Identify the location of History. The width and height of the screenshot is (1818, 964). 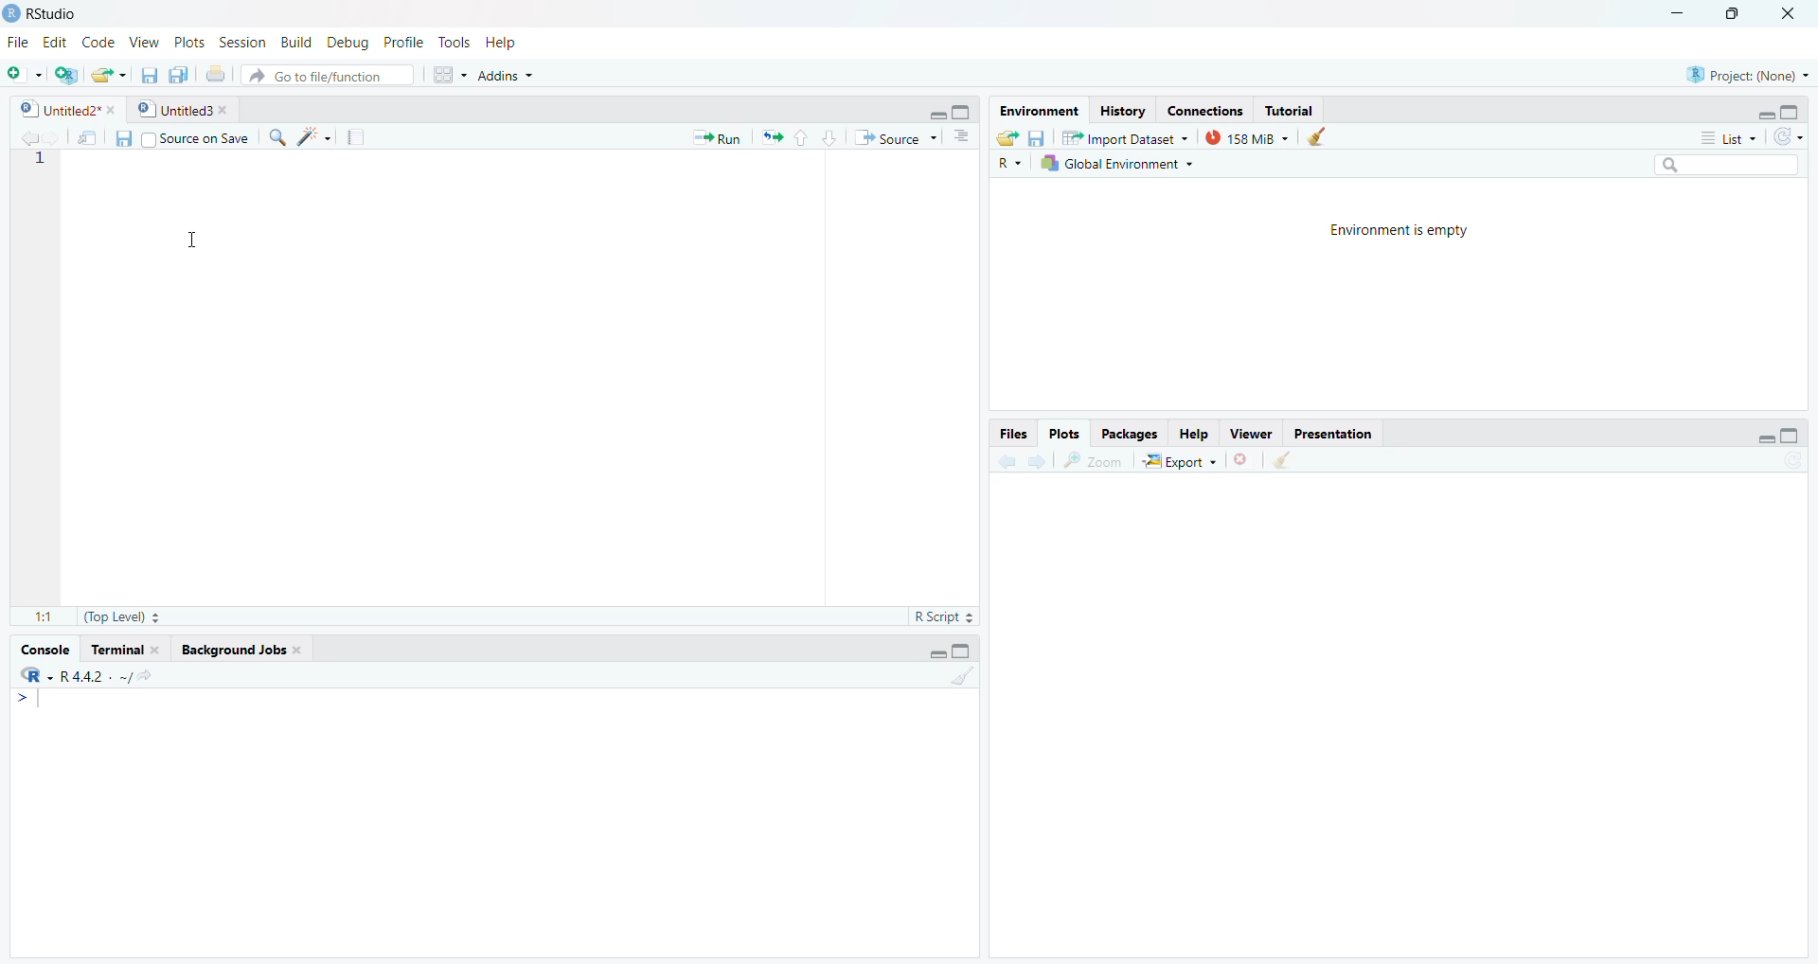
(1120, 110).